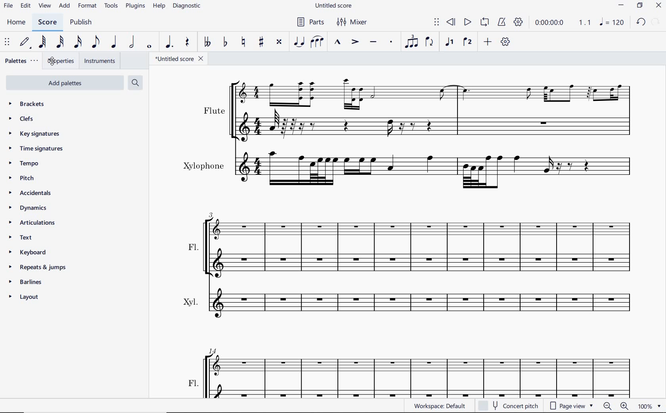  Describe the element at coordinates (391, 42) in the screenshot. I see `STACCATO` at that location.